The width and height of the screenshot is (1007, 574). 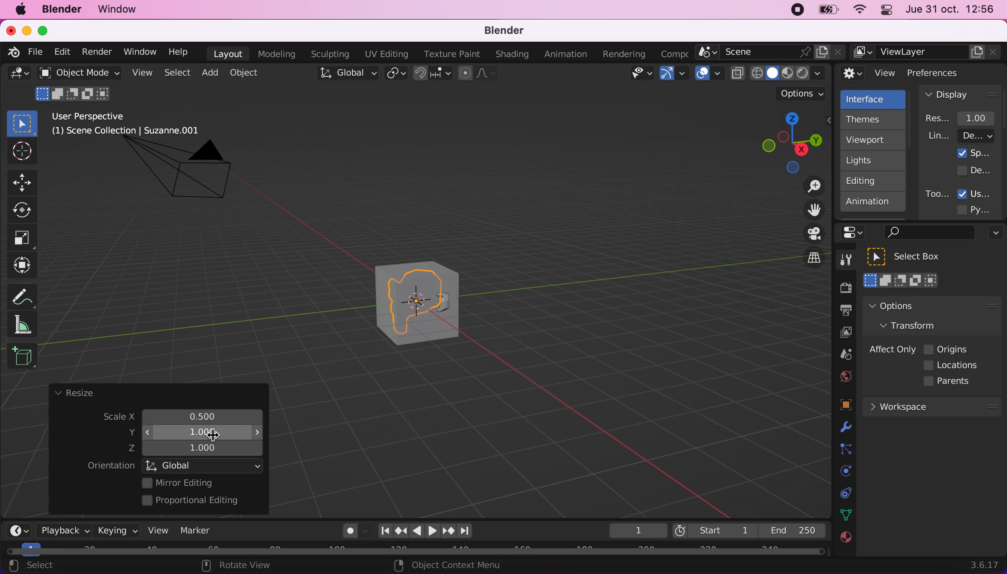 I want to click on transform, so click(x=24, y=265).